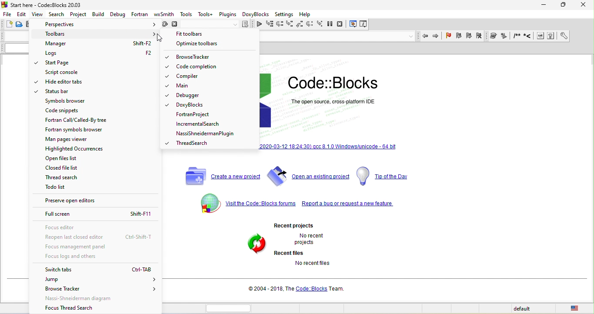 The width and height of the screenshot is (594, 314). What do you see at coordinates (468, 37) in the screenshot?
I see `next bookmark` at bounding box center [468, 37].